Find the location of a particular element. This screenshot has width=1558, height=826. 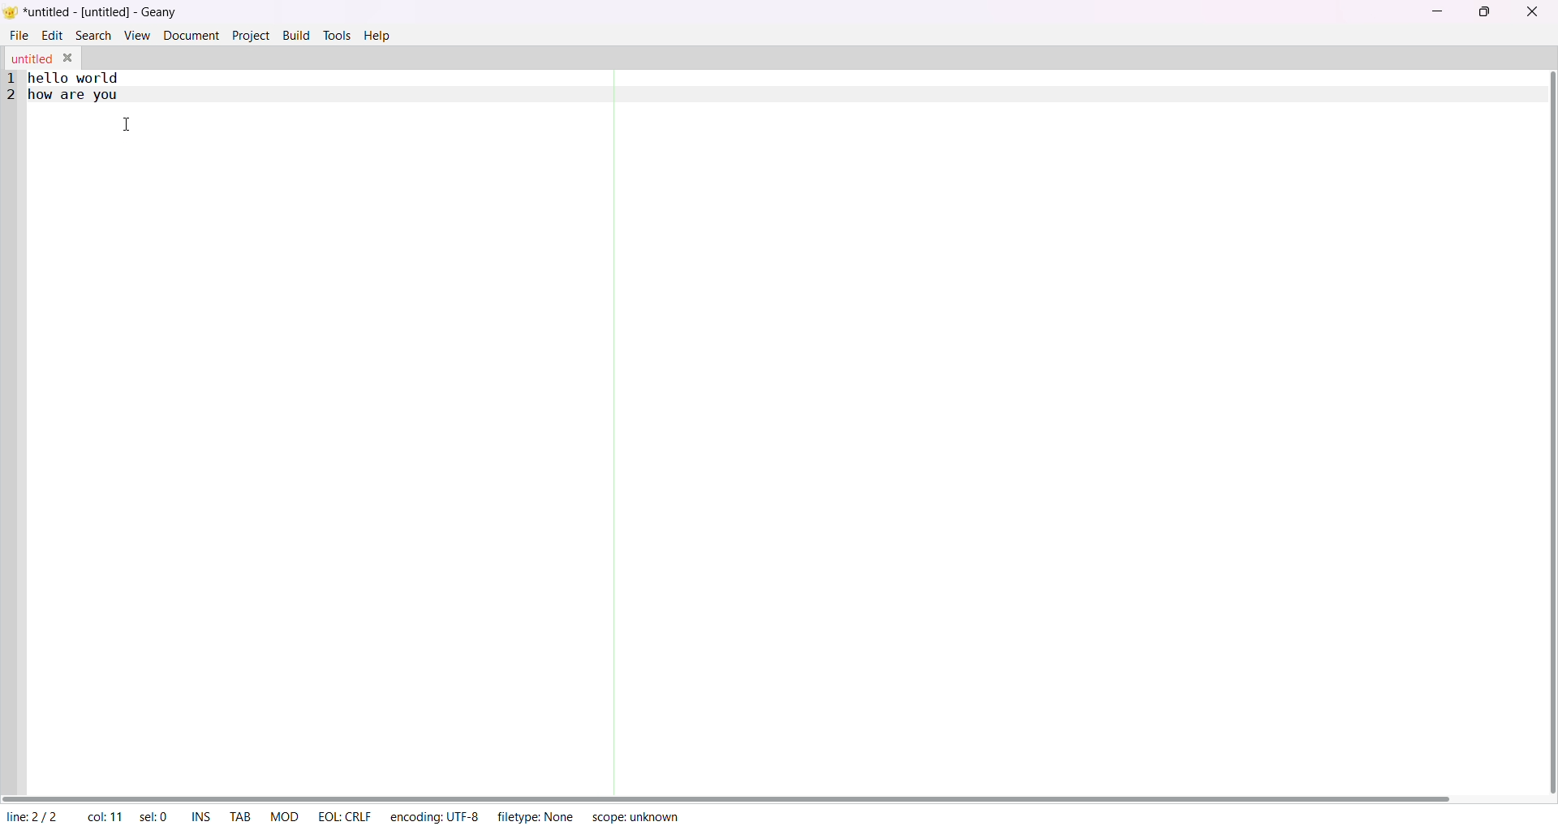

minimize is located at coordinates (1435, 13).